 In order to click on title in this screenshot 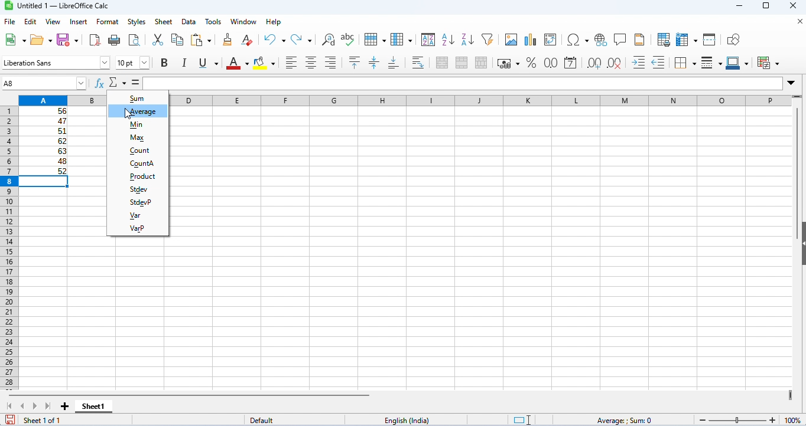, I will do `click(60, 6)`.